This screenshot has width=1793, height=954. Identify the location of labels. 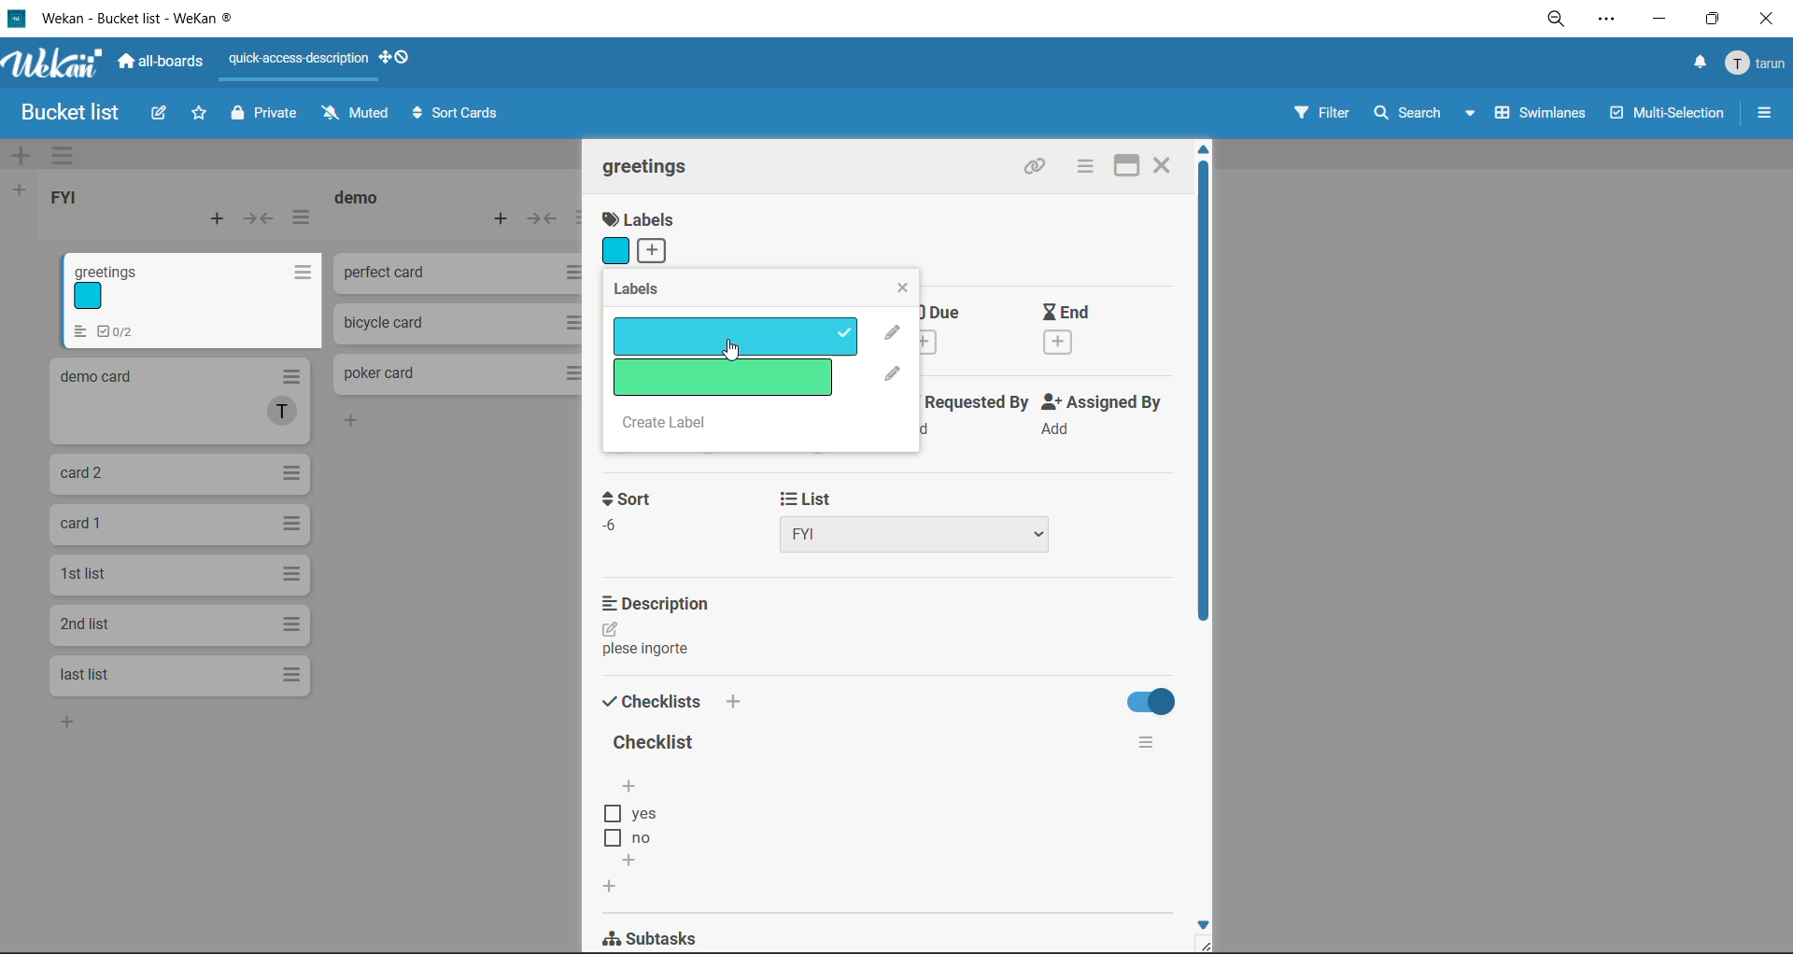
(642, 218).